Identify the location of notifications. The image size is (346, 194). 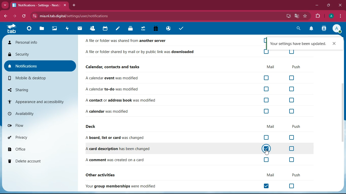
(40, 66).